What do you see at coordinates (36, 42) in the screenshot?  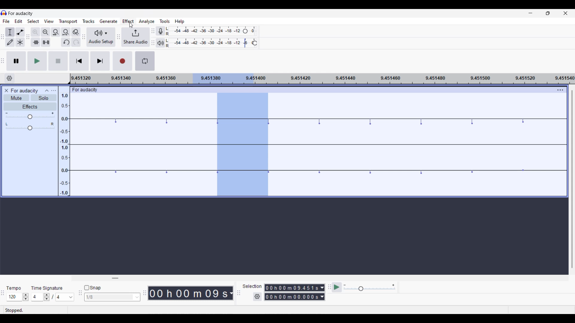 I see `Trim audio outside selection` at bounding box center [36, 42].